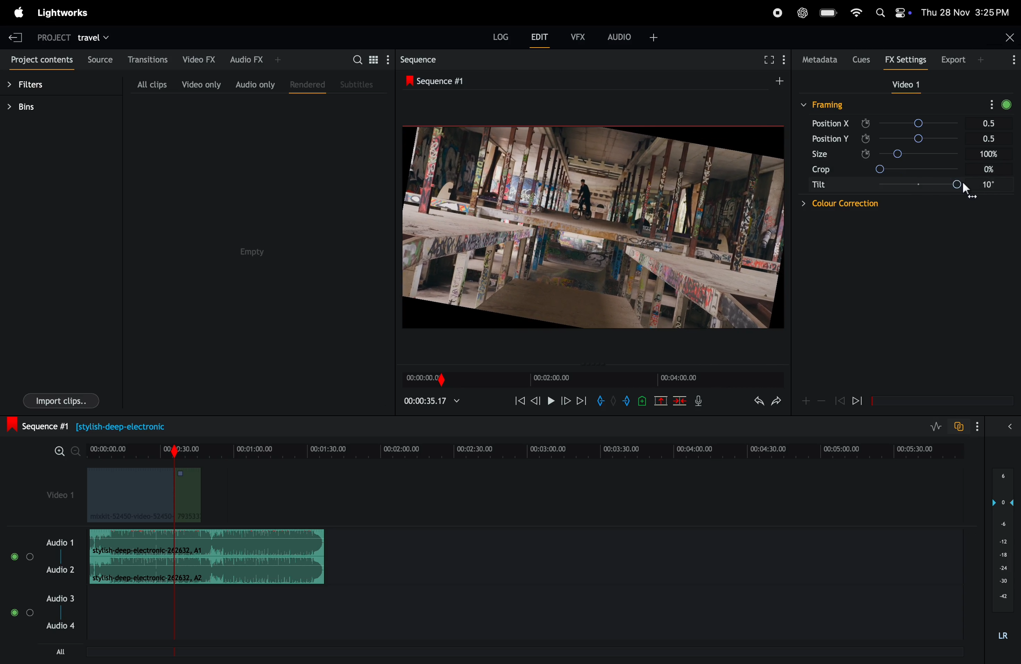  What do you see at coordinates (200, 85) in the screenshot?
I see `video only` at bounding box center [200, 85].